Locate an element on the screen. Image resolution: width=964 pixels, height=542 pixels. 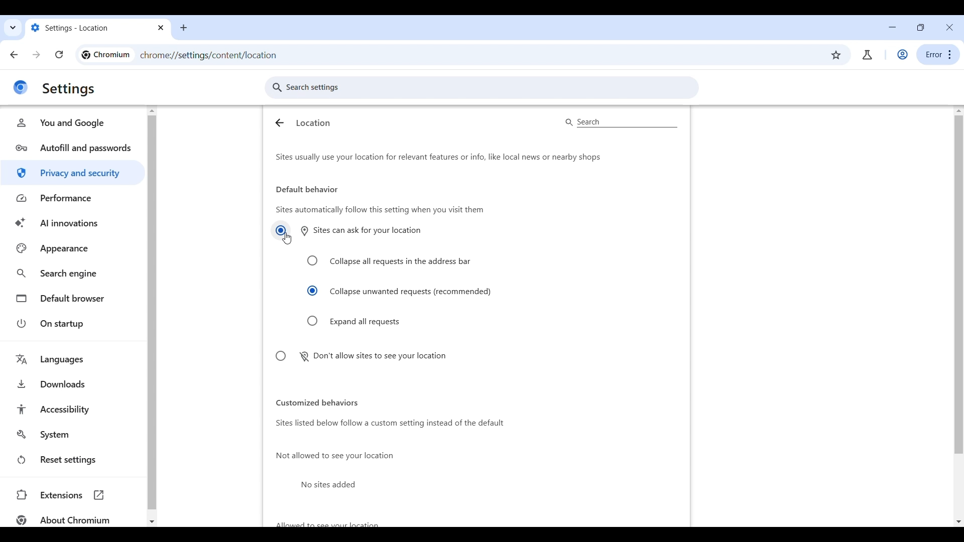
chromium  is located at coordinates (105, 55).